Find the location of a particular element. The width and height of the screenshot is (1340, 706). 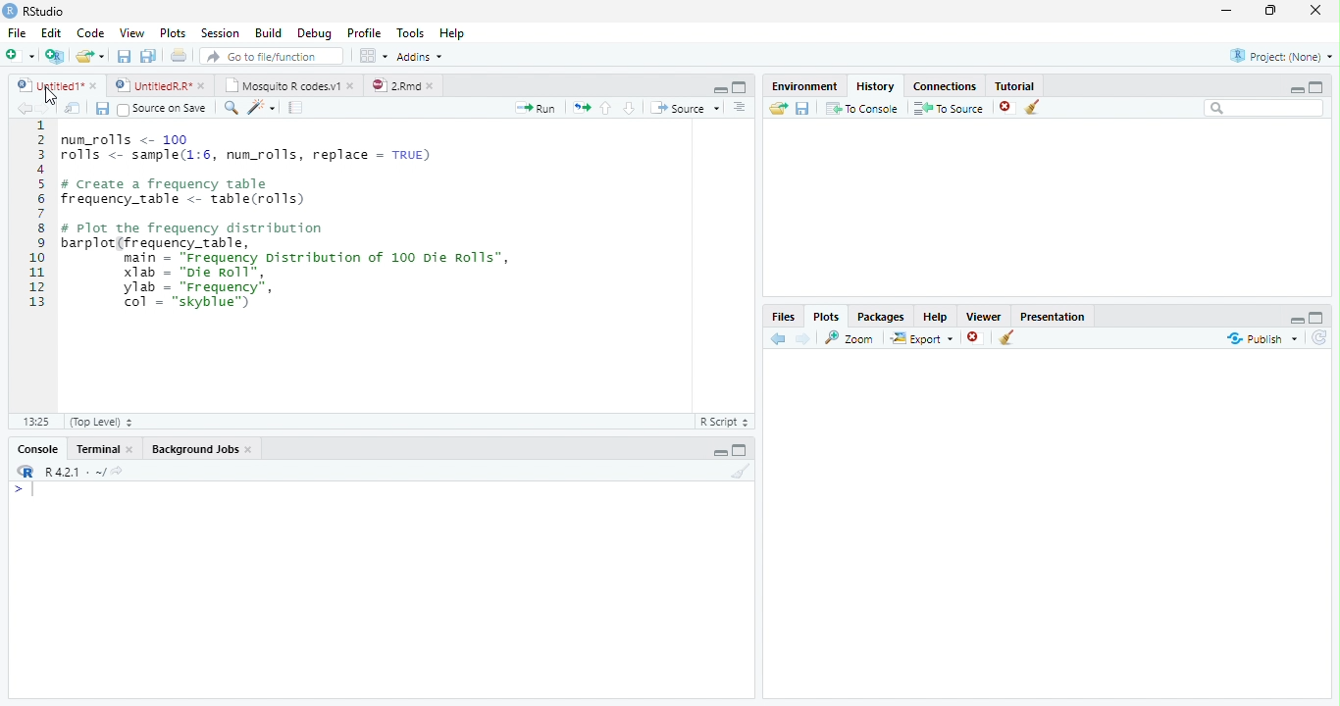

Presentation is located at coordinates (1053, 316).